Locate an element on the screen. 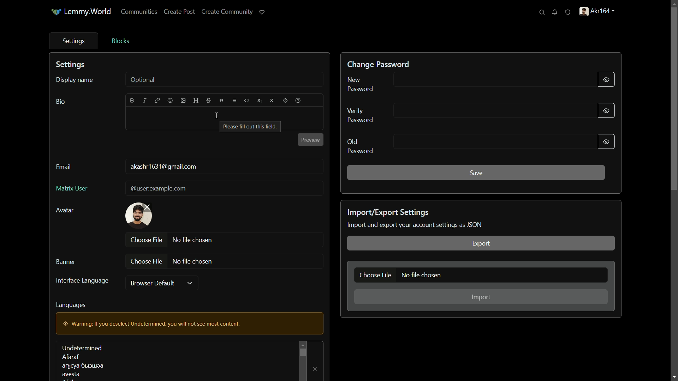 Image resolution: width=678 pixels, height=381 pixels. image is located at coordinates (183, 101).